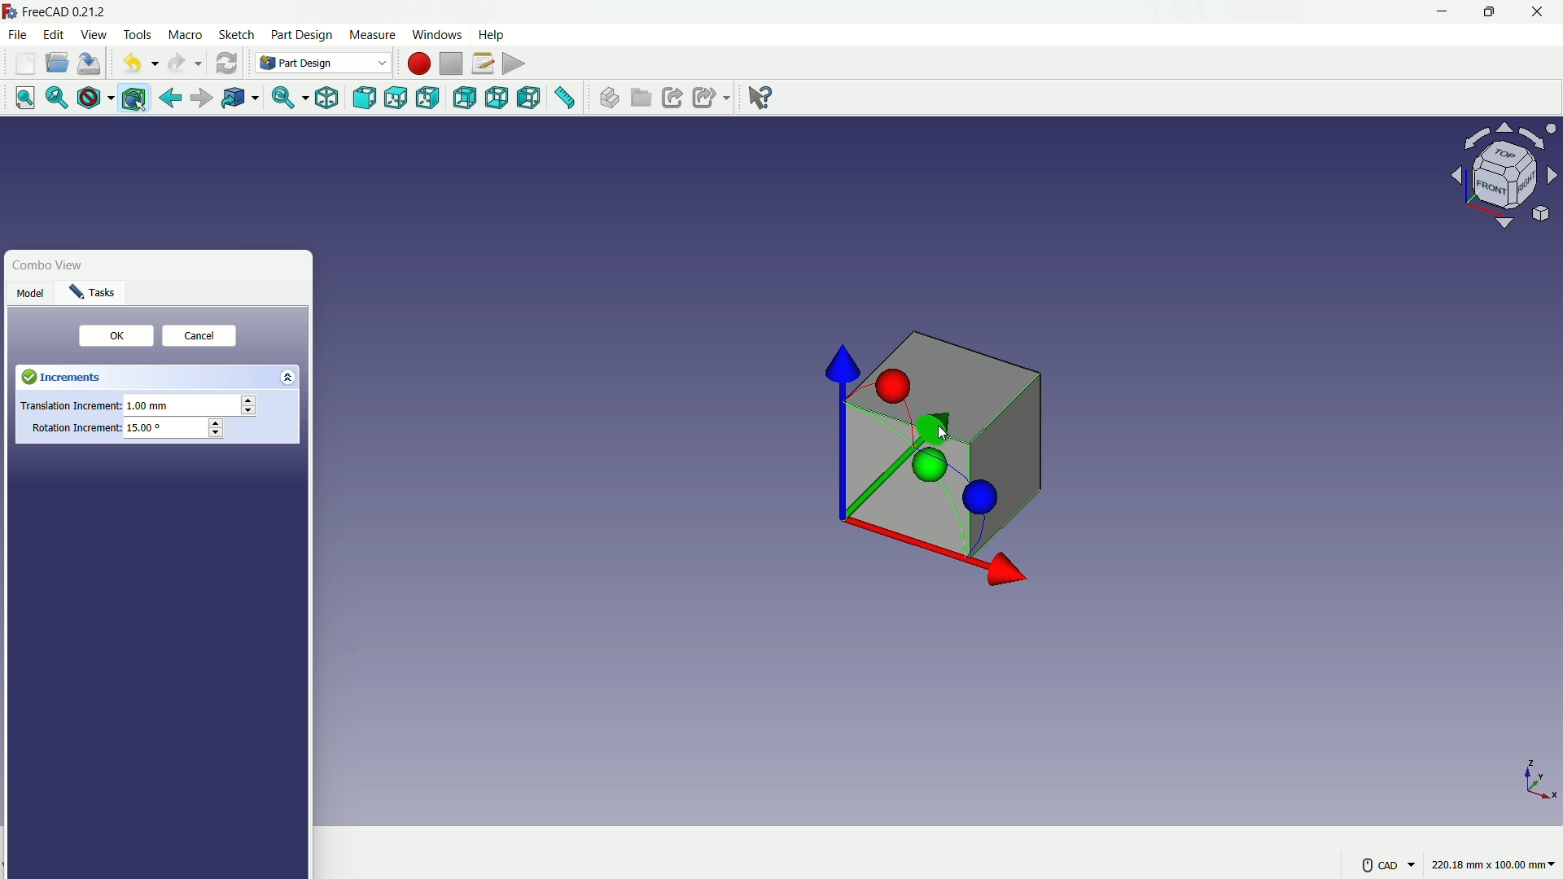 Image resolution: width=1563 pixels, height=879 pixels. Describe the element at coordinates (282, 99) in the screenshot. I see `sync view` at that location.